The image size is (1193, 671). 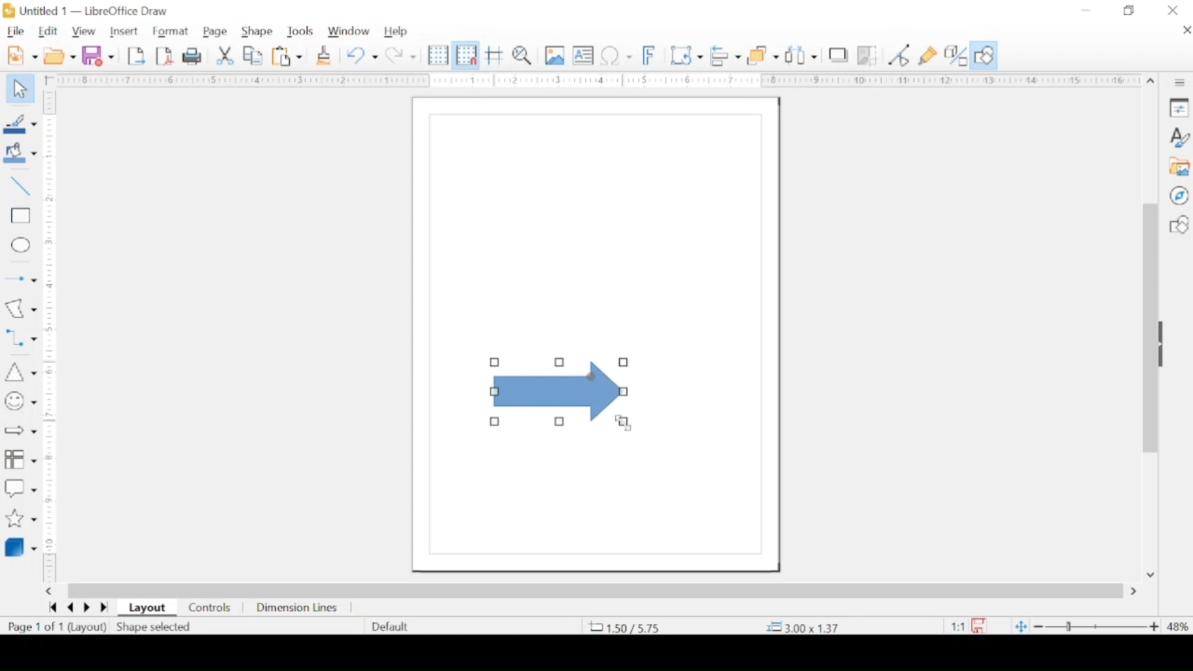 I want to click on copy, so click(x=254, y=55).